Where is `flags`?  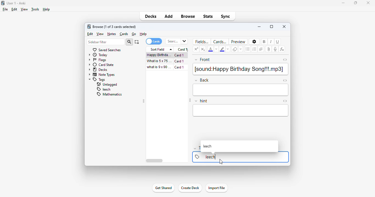 flags is located at coordinates (97, 60).